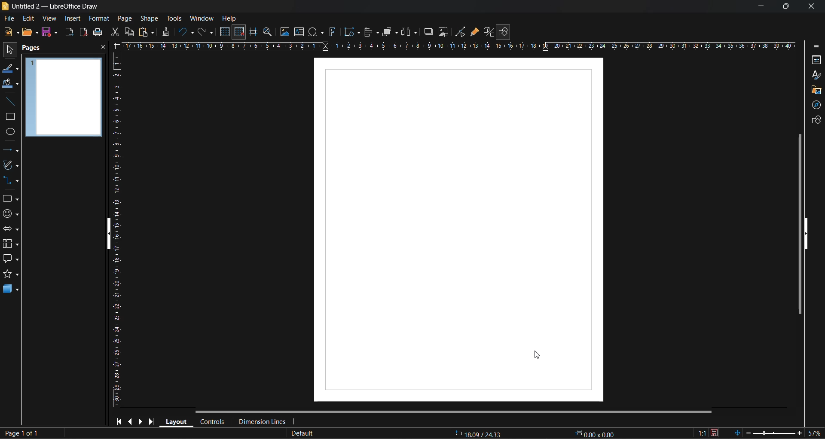 The height and width of the screenshot is (439, 825). Describe the element at coordinates (815, 90) in the screenshot. I see `gallery` at that location.